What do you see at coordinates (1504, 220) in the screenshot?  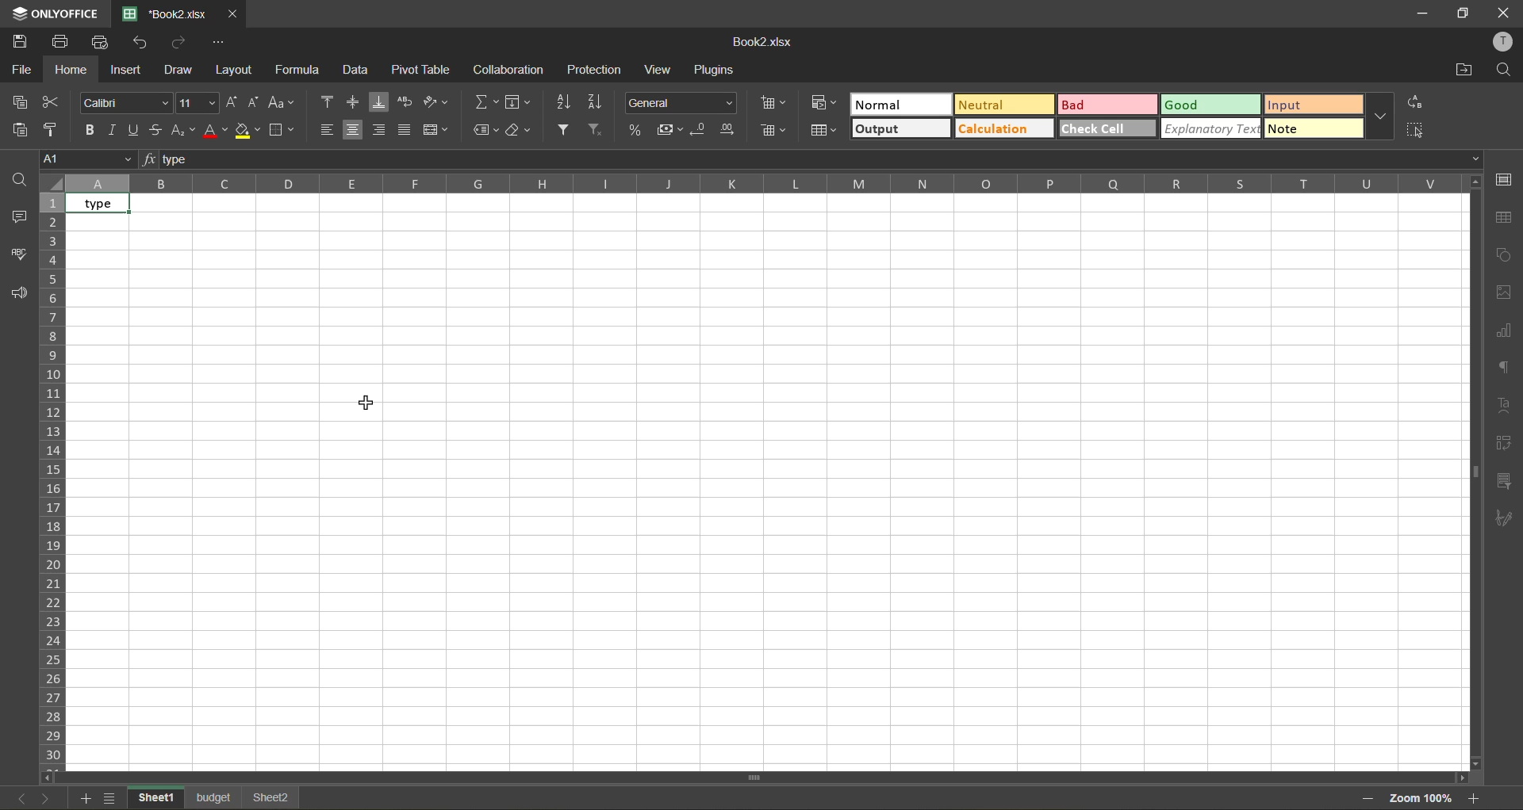 I see `table` at bounding box center [1504, 220].